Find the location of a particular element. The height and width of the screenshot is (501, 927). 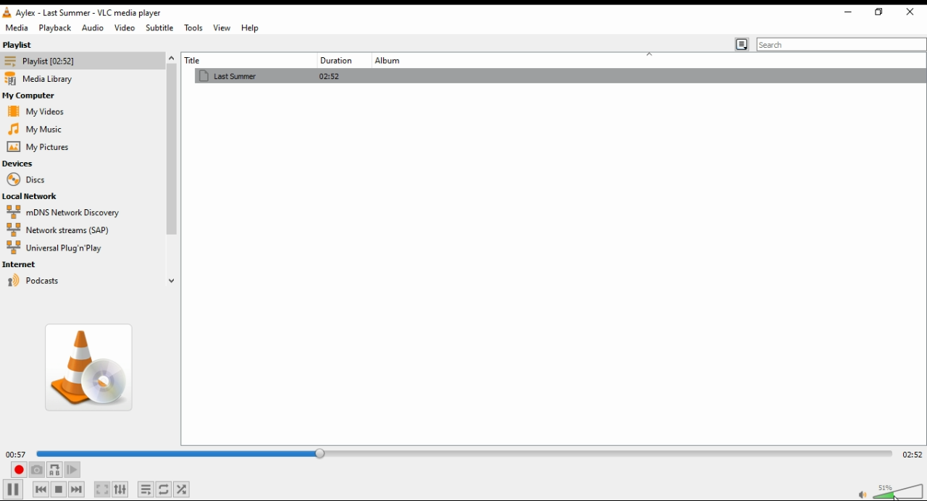

previous media in playlist, skips backward when held is located at coordinates (41, 489).